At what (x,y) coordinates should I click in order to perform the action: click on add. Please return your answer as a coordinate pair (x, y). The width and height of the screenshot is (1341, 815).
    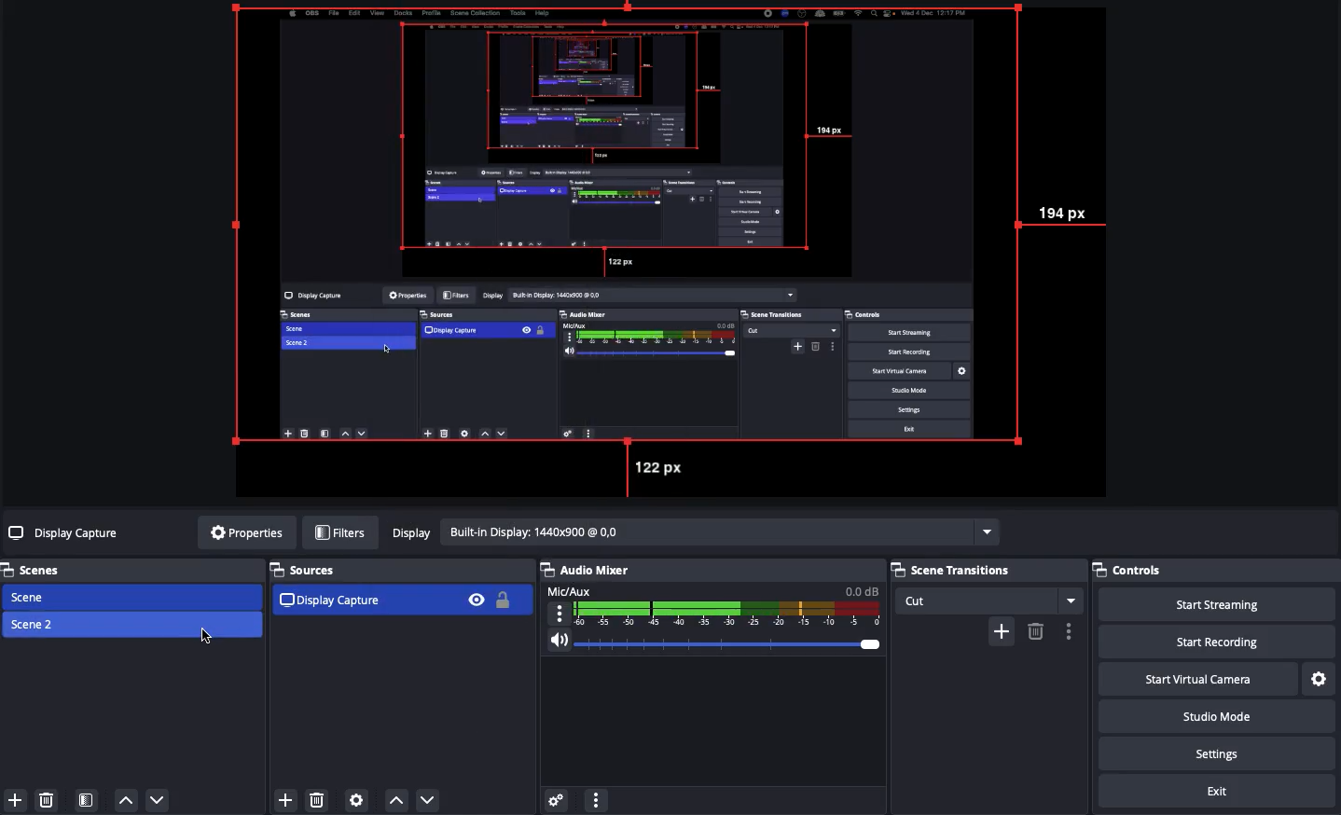
    Looking at the image, I should click on (1001, 631).